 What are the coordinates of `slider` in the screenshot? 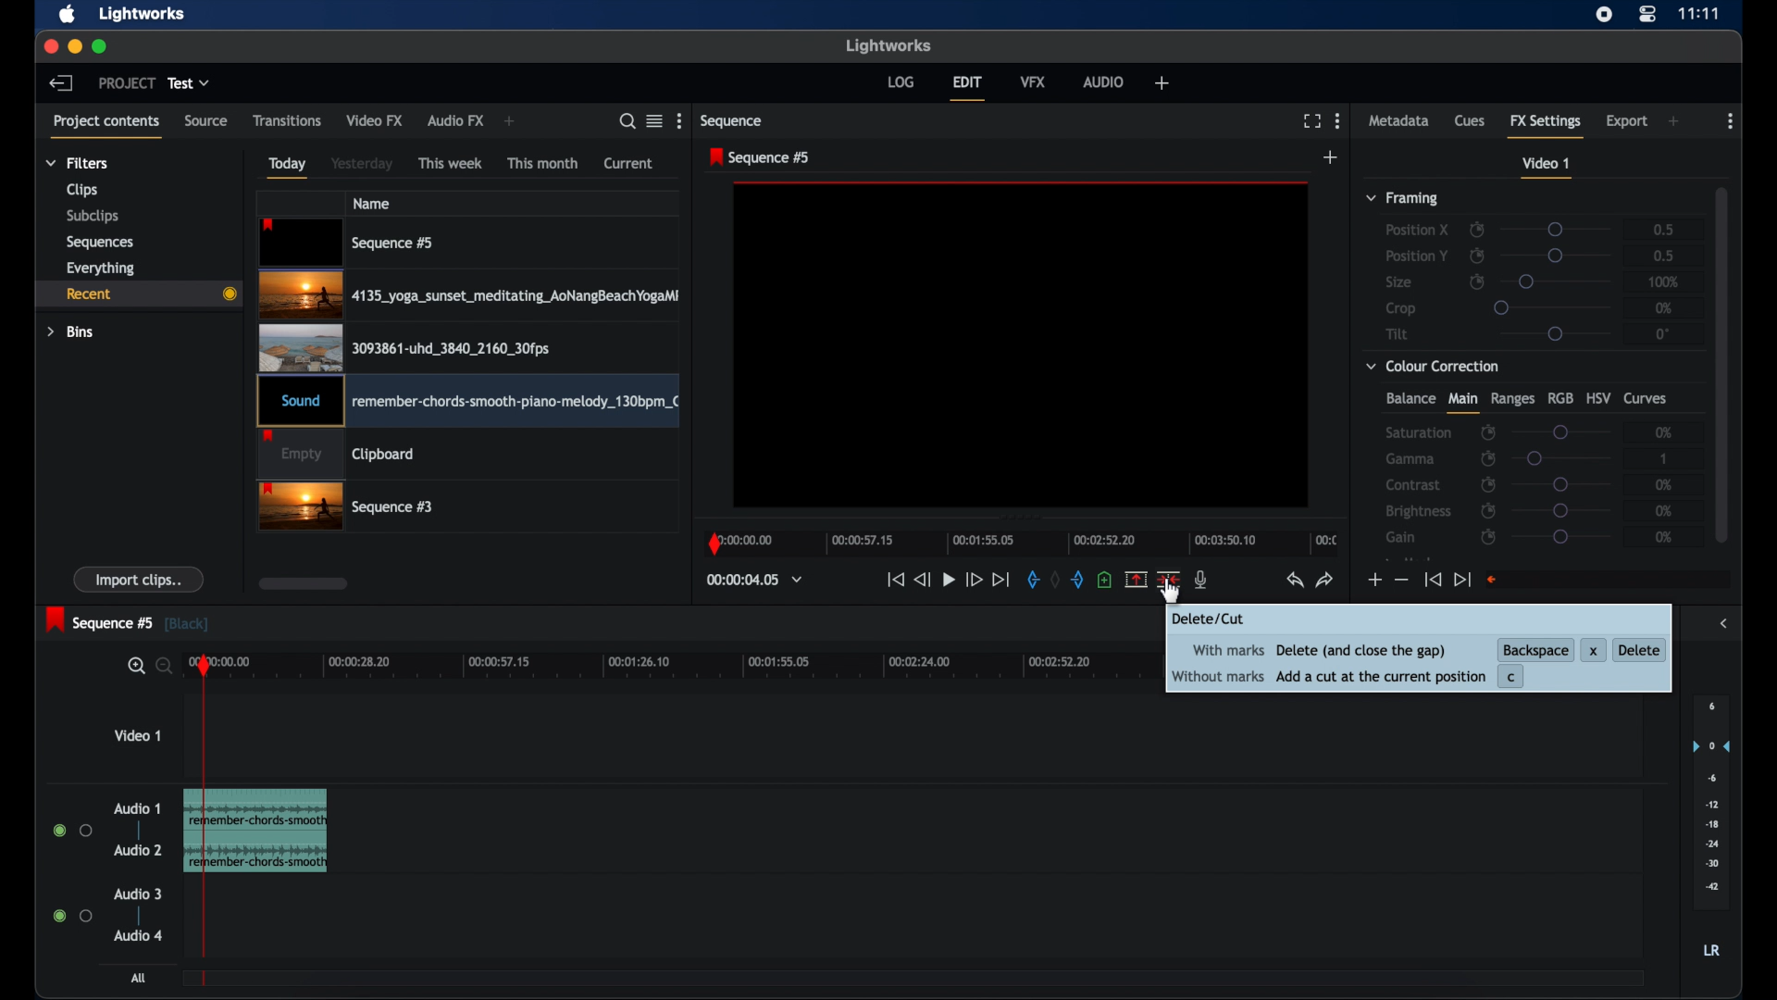 It's located at (1560, 537).